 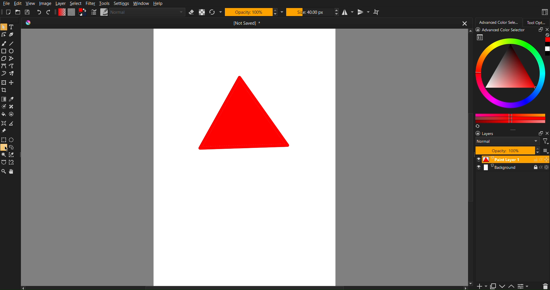 I want to click on Current Document, so click(x=248, y=24).